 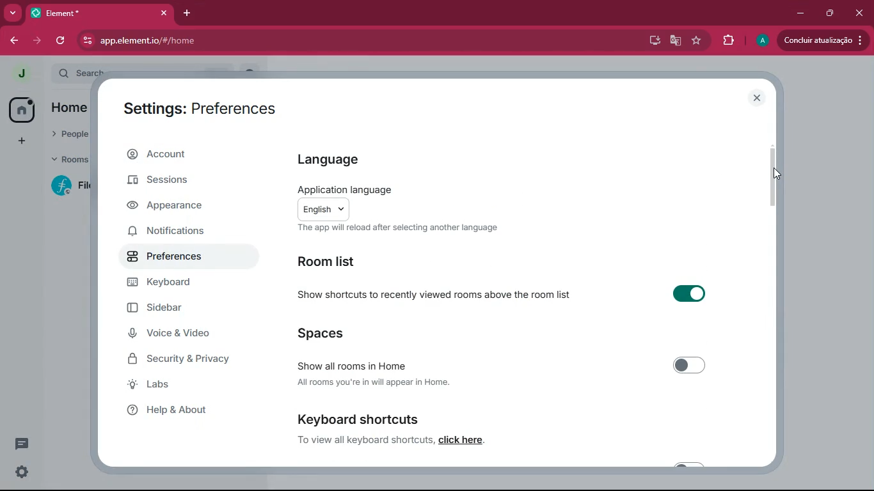 What do you see at coordinates (822, 40) in the screenshot?
I see `concluir atualizacao` at bounding box center [822, 40].